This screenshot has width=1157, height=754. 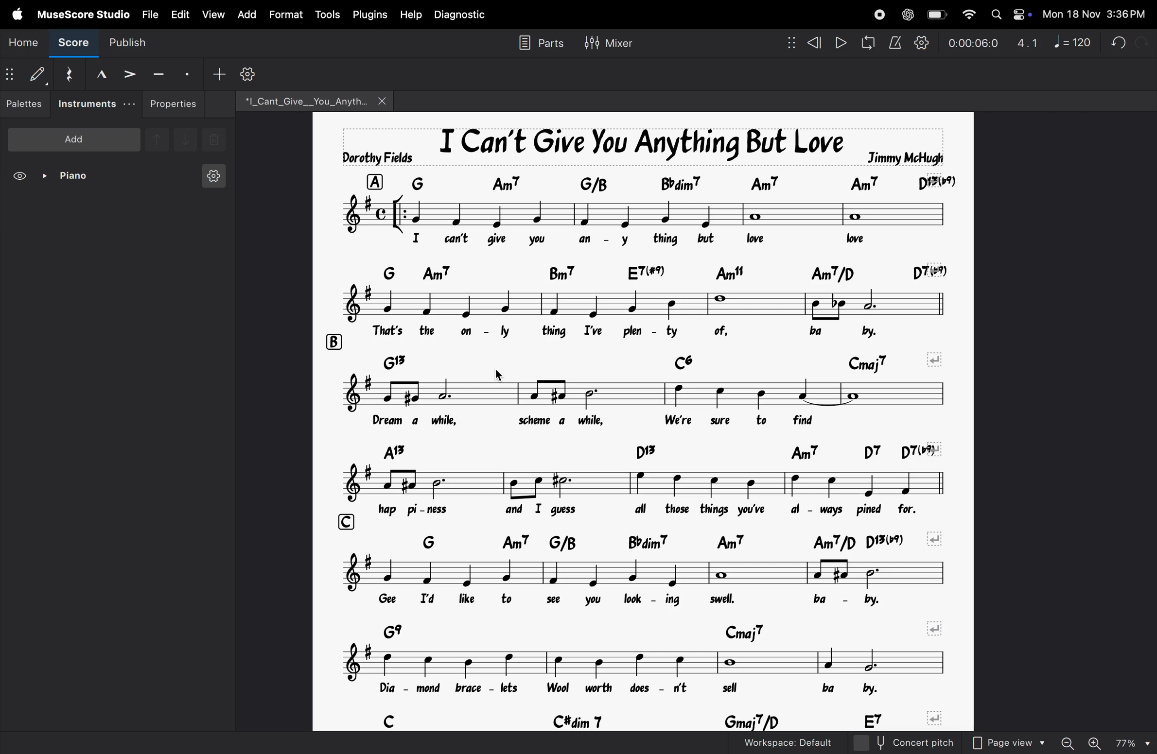 I want to click on plugins, so click(x=368, y=14).